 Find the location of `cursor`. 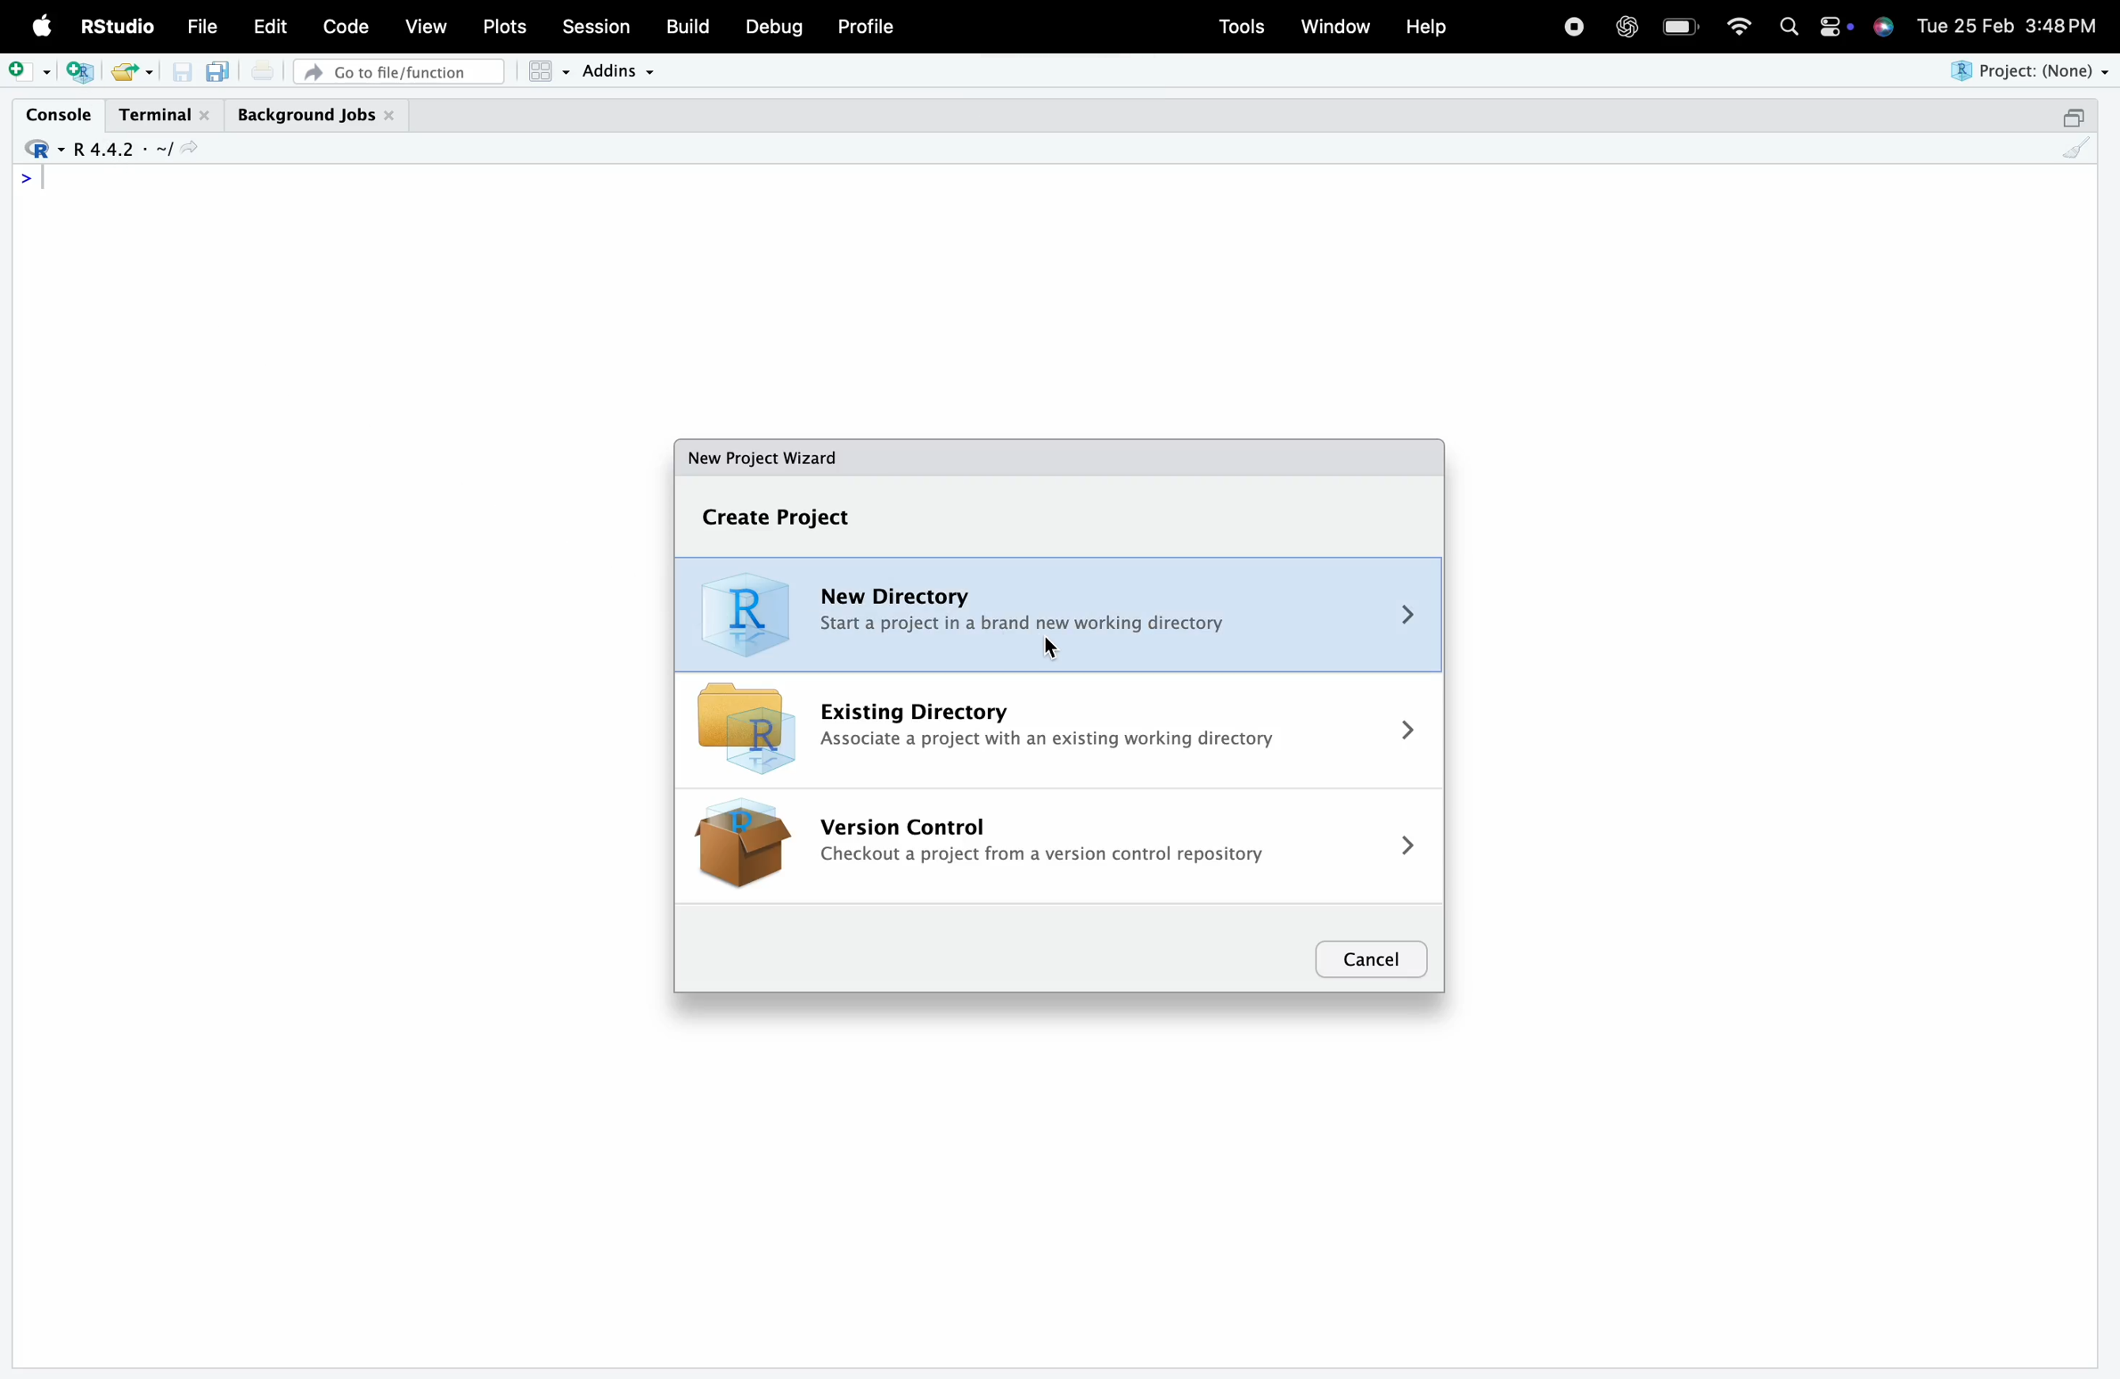

cursor is located at coordinates (1047, 647).